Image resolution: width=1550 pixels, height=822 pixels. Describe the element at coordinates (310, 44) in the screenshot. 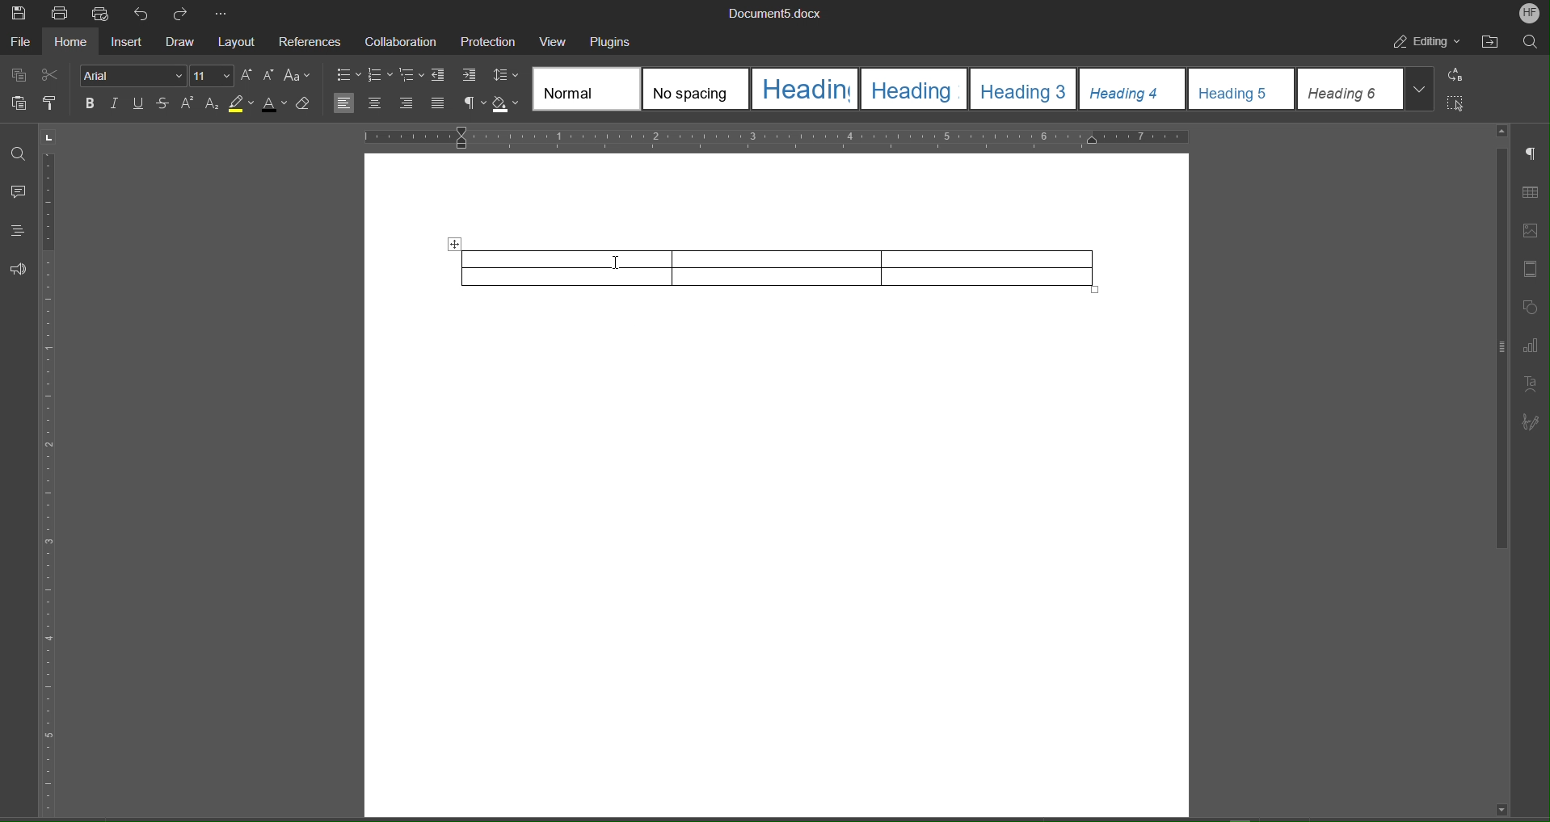

I see `References` at that location.